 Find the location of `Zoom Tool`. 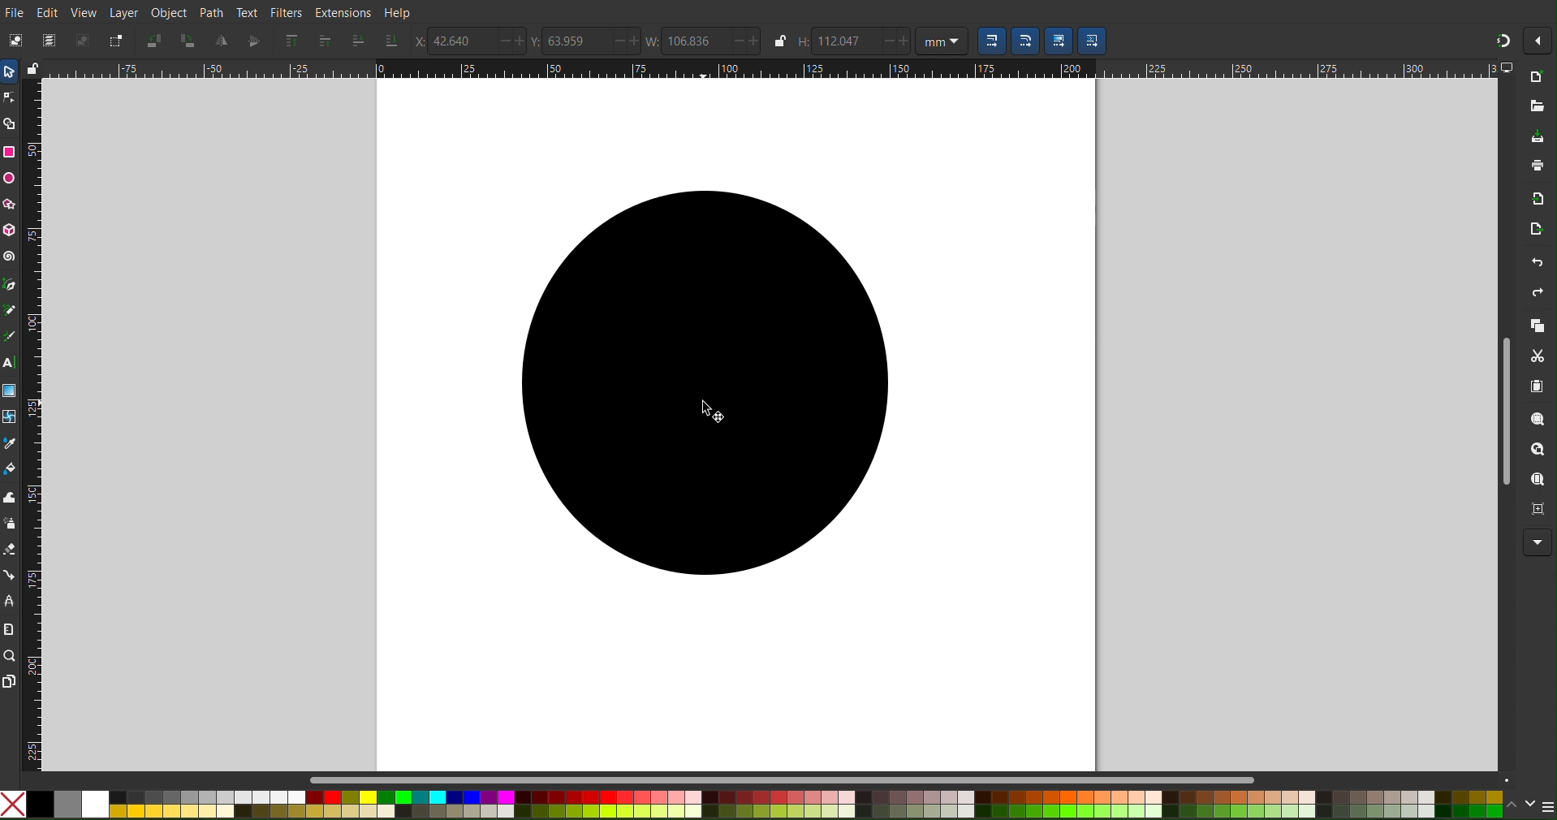

Zoom Tool is located at coordinates (10, 657).